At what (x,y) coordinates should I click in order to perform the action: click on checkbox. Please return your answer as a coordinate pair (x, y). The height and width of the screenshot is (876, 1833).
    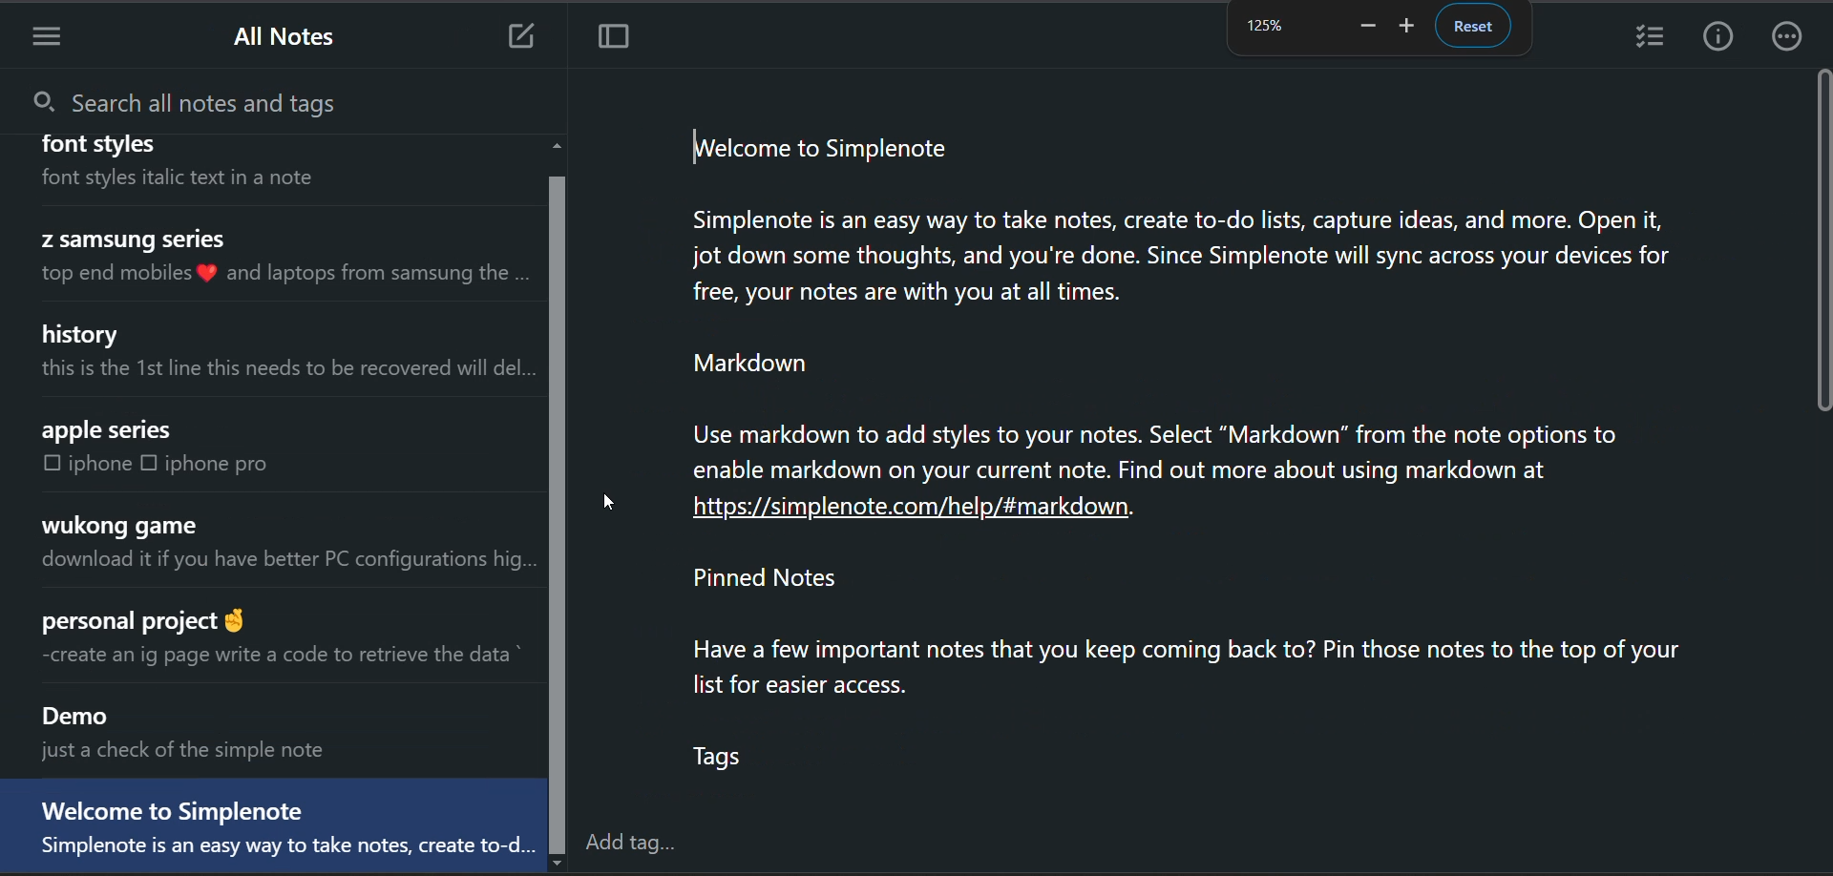
    Looking at the image, I should click on (48, 465).